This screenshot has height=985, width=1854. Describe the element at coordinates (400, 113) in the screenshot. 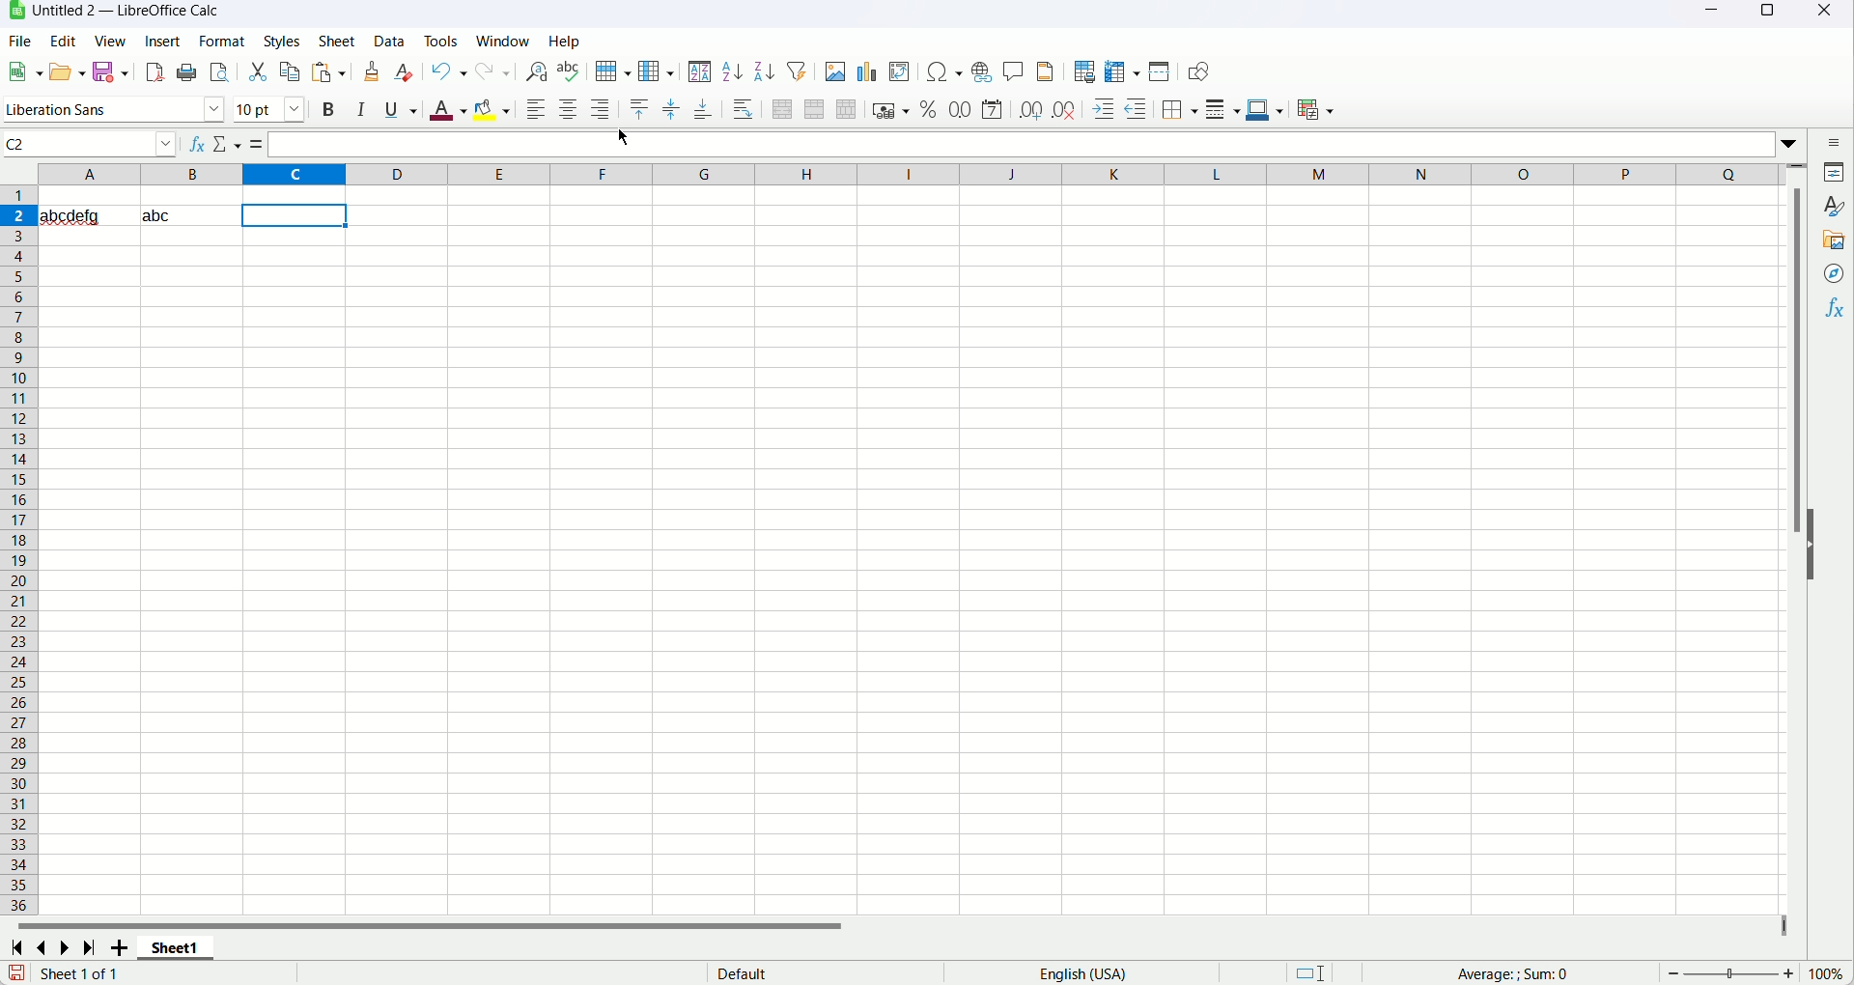

I see `underline` at that location.